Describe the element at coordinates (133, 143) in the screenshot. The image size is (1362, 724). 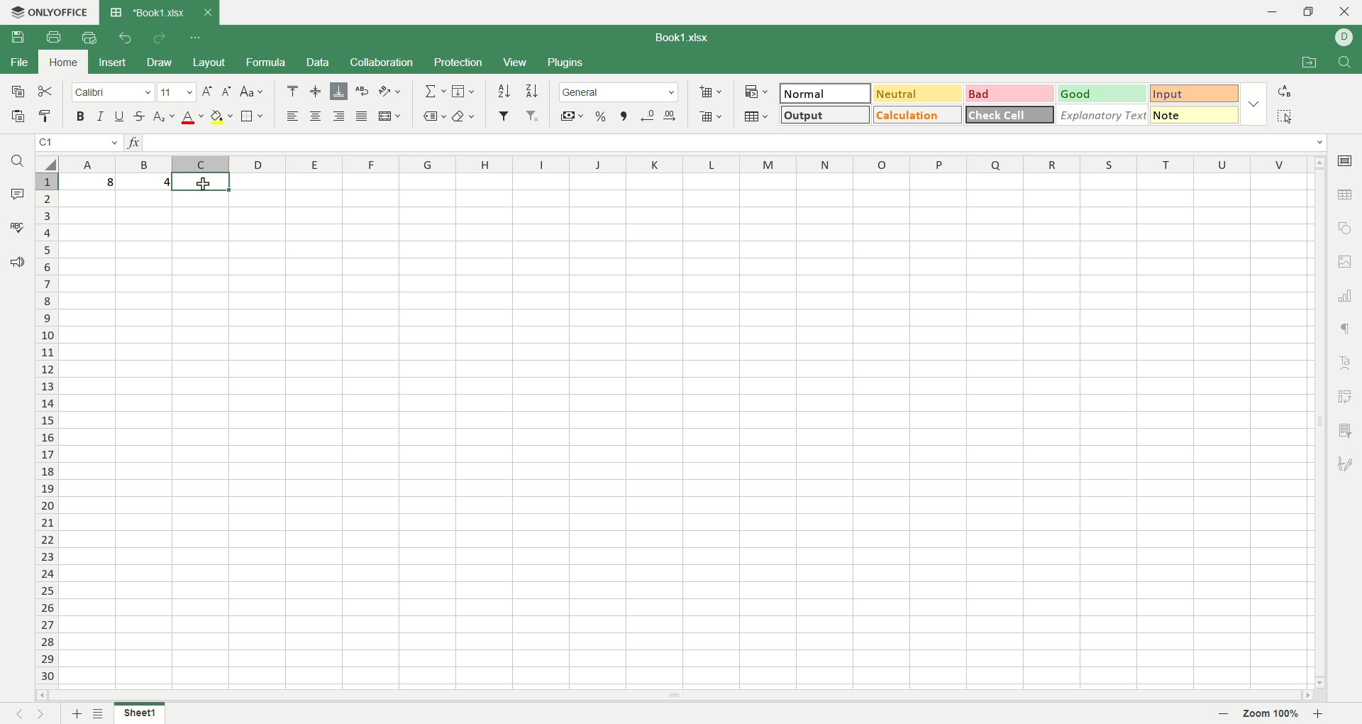
I see `insert function` at that location.